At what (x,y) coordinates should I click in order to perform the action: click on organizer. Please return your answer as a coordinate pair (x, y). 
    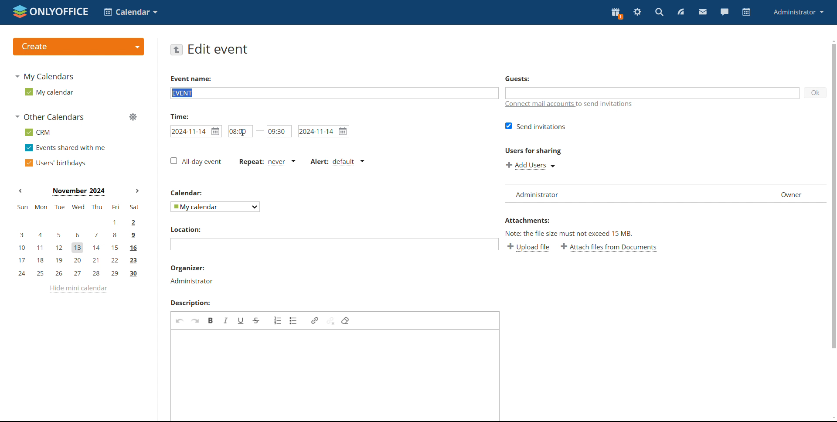
    Looking at the image, I should click on (191, 275).